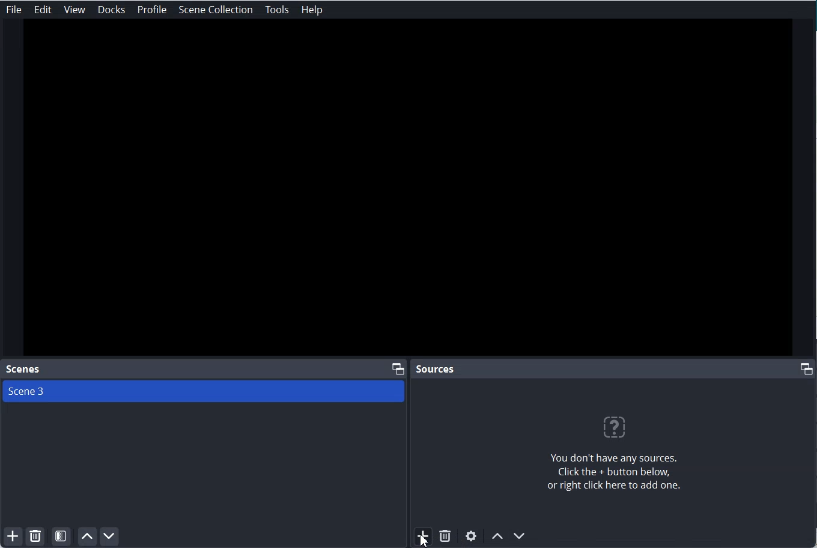 The image size is (817, 548). Describe the element at coordinates (312, 10) in the screenshot. I see `Help` at that location.